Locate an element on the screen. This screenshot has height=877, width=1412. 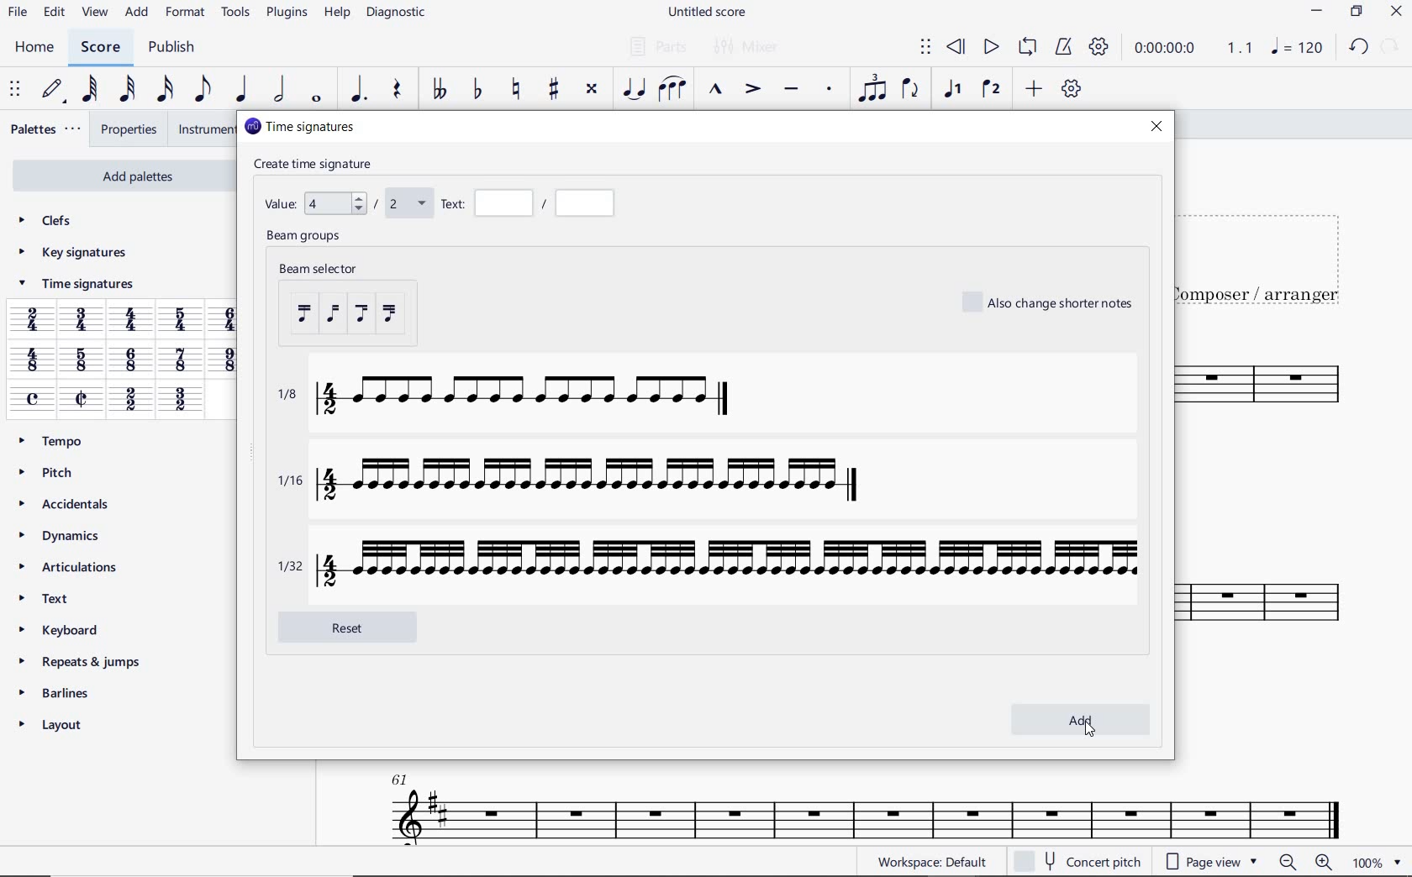
9/8 is located at coordinates (226, 360).